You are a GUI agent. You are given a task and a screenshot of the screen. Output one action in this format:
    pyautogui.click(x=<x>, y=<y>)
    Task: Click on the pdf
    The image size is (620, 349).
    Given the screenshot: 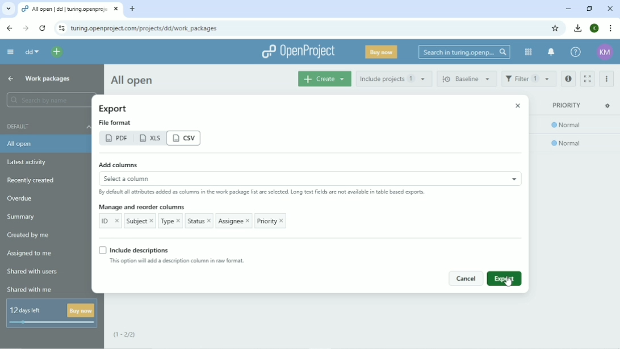 What is the action you would take?
    pyautogui.click(x=115, y=138)
    